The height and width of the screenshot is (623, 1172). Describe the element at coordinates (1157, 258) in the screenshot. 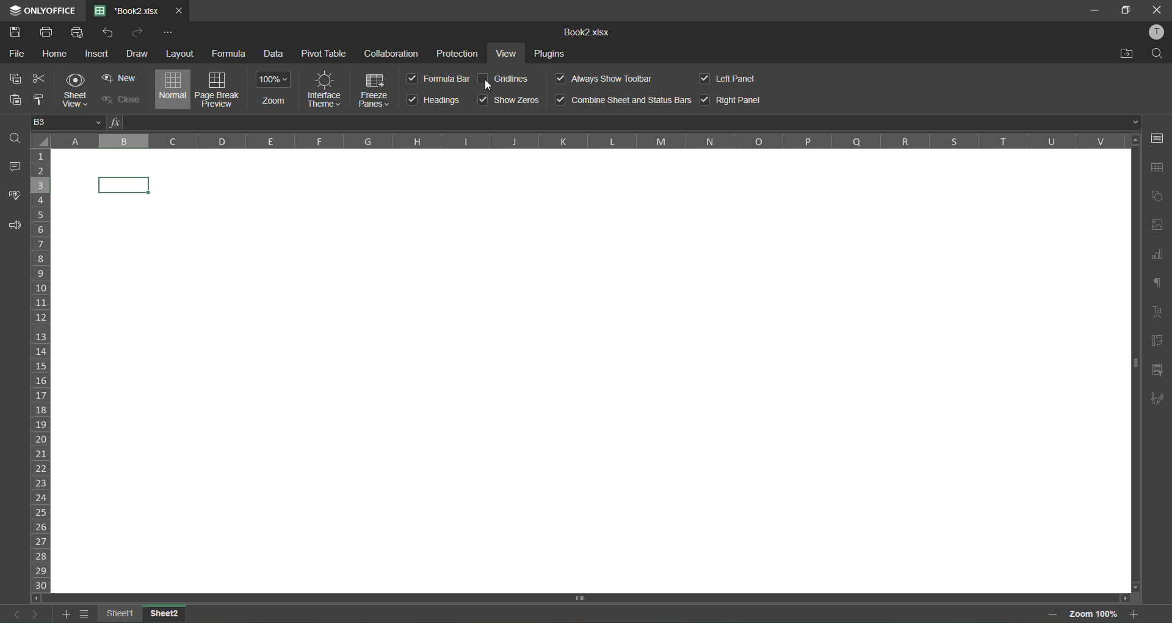

I see `charts` at that location.